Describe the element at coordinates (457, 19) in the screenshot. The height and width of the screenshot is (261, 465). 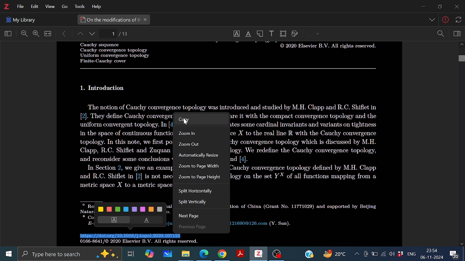
I see `` at that location.